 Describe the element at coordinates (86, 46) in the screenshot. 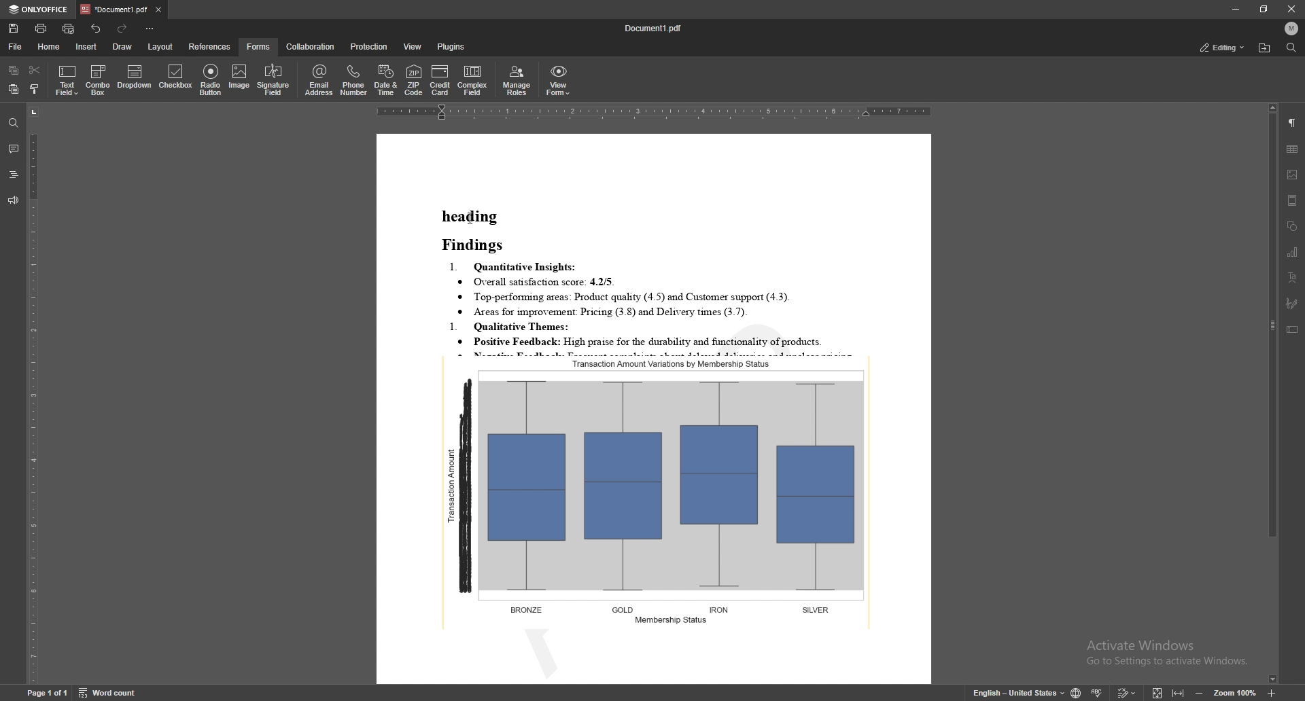

I see `insert` at that location.